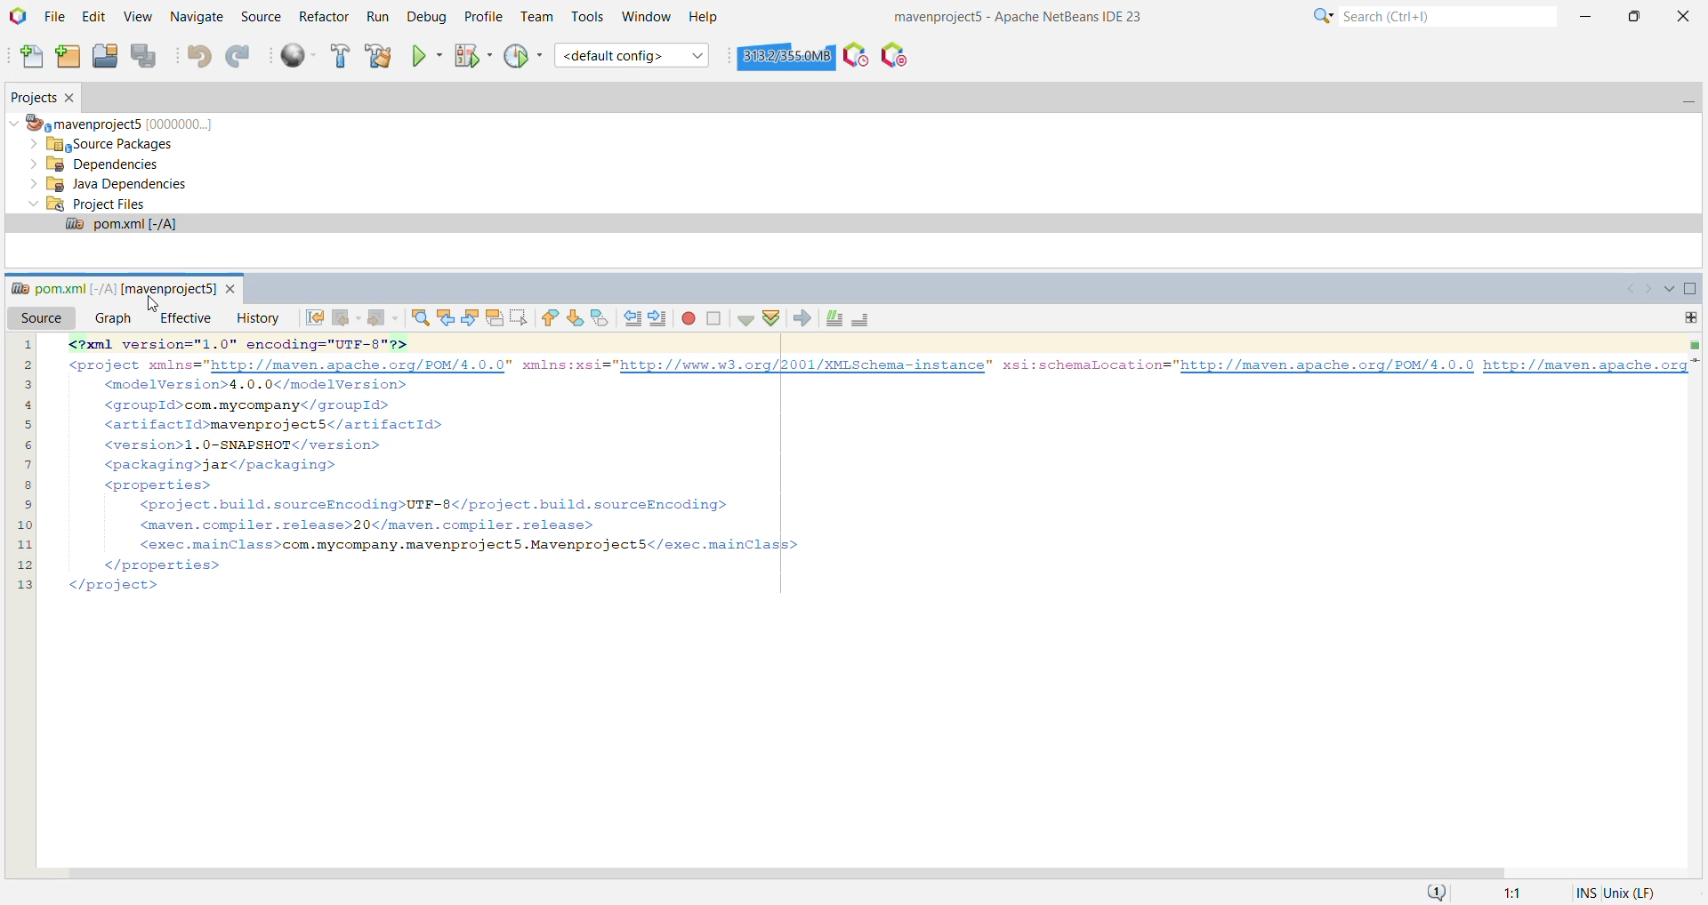 This screenshot has width=1708, height=905. Describe the element at coordinates (265, 385) in the screenshot. I see `<modelVersion>4.0.0</modelVersion>` at that location.